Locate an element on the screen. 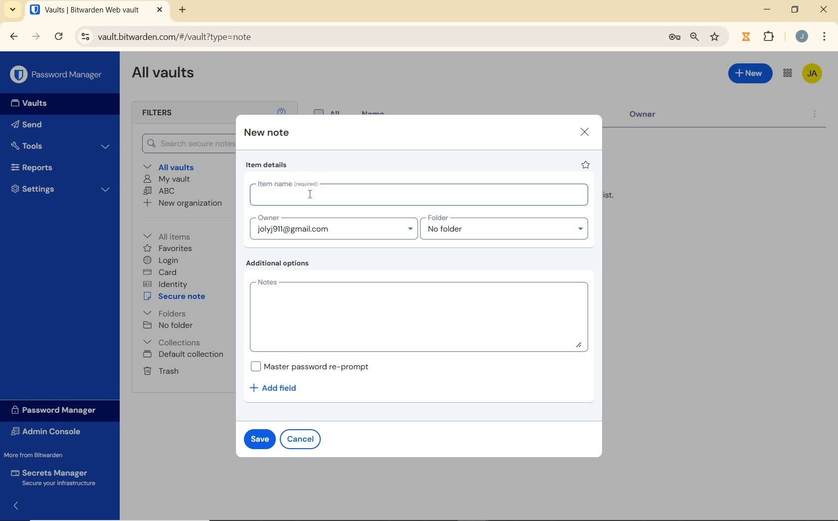 This screenshot has height=521, width=838. backward is located at coordinates (14, 37).